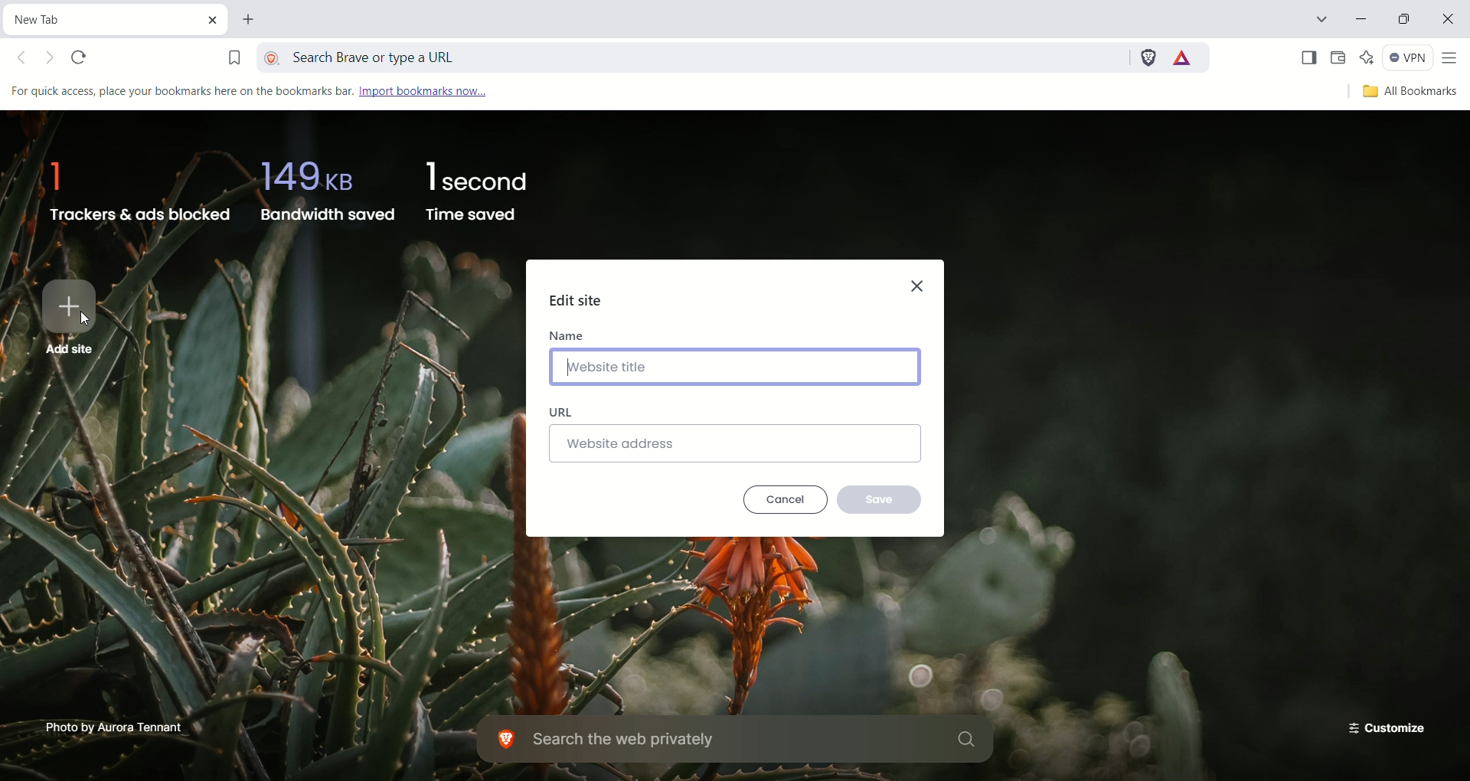 Image resolution: width=1470 pixels, height=781 pixels. Describe the element at coordinates (134, 186) in the screenshot. I see `trackers & ads blocked` at that location.